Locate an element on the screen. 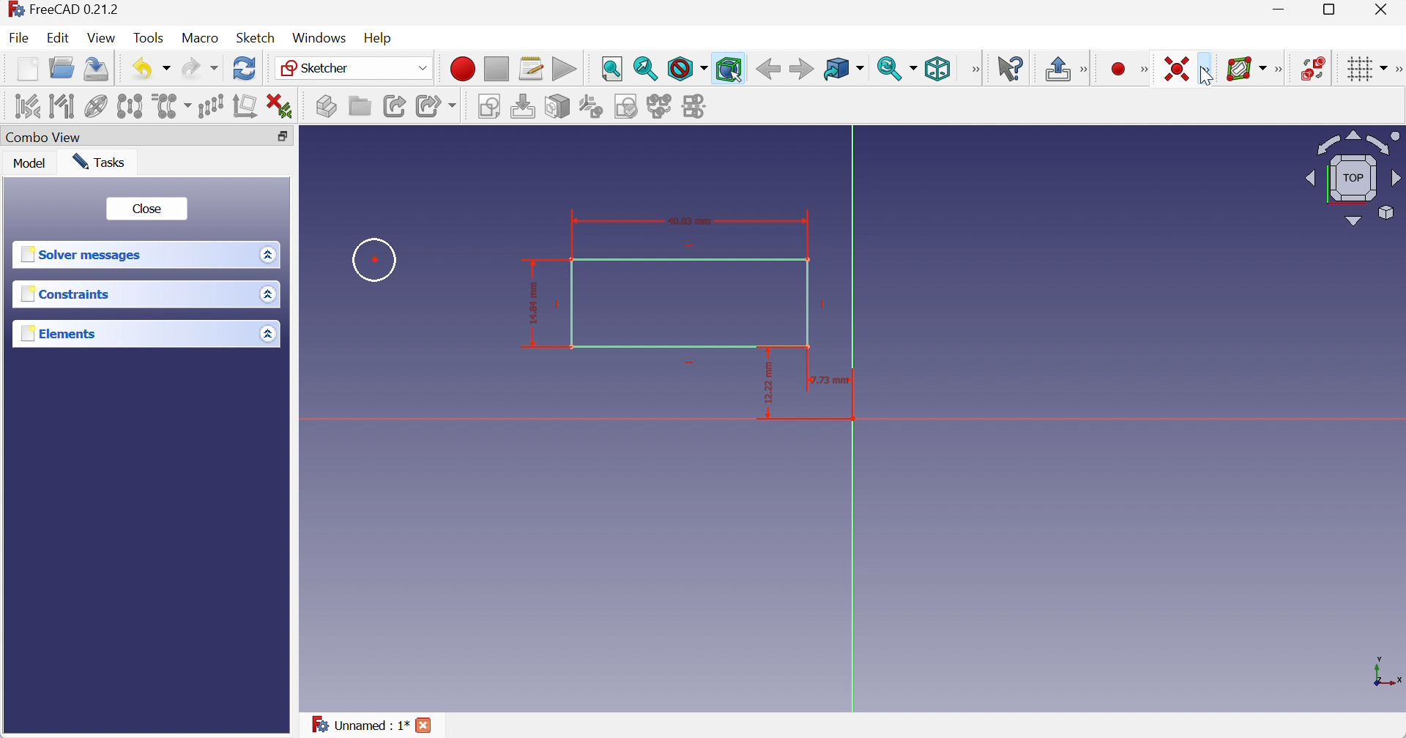  Constraints is located at coordinates (68, 293).